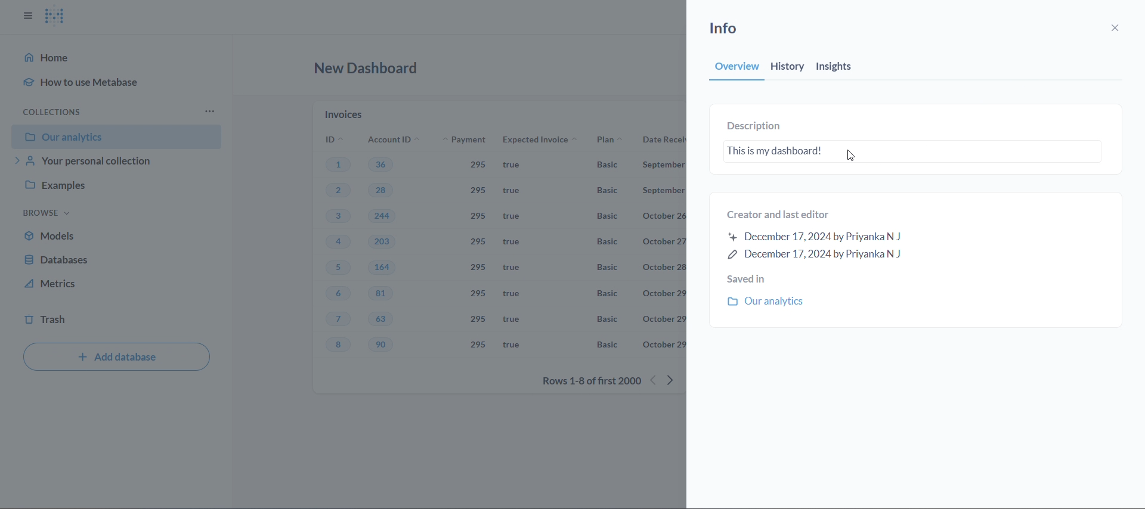  I want to click on true, so click(516, 242).